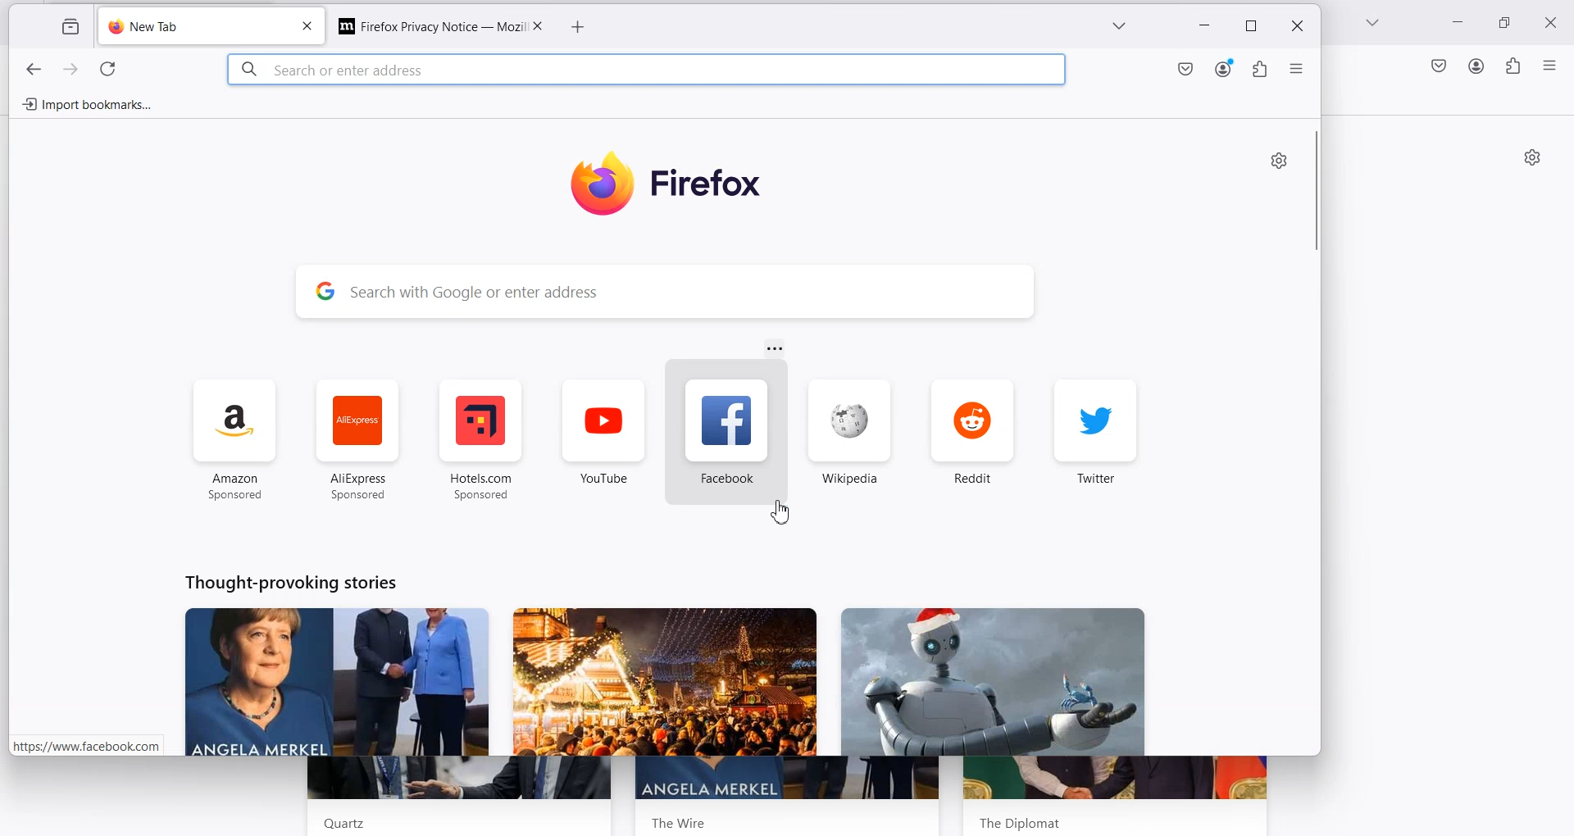 This screenshot has width=1574, height=836. I want to click on restore down, so click(1250, 26).